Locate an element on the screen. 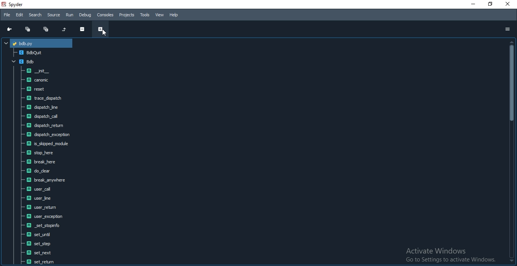 The width and height of the screenshot is (517, 266). expanded file tree is located at coordinates (51, 156).